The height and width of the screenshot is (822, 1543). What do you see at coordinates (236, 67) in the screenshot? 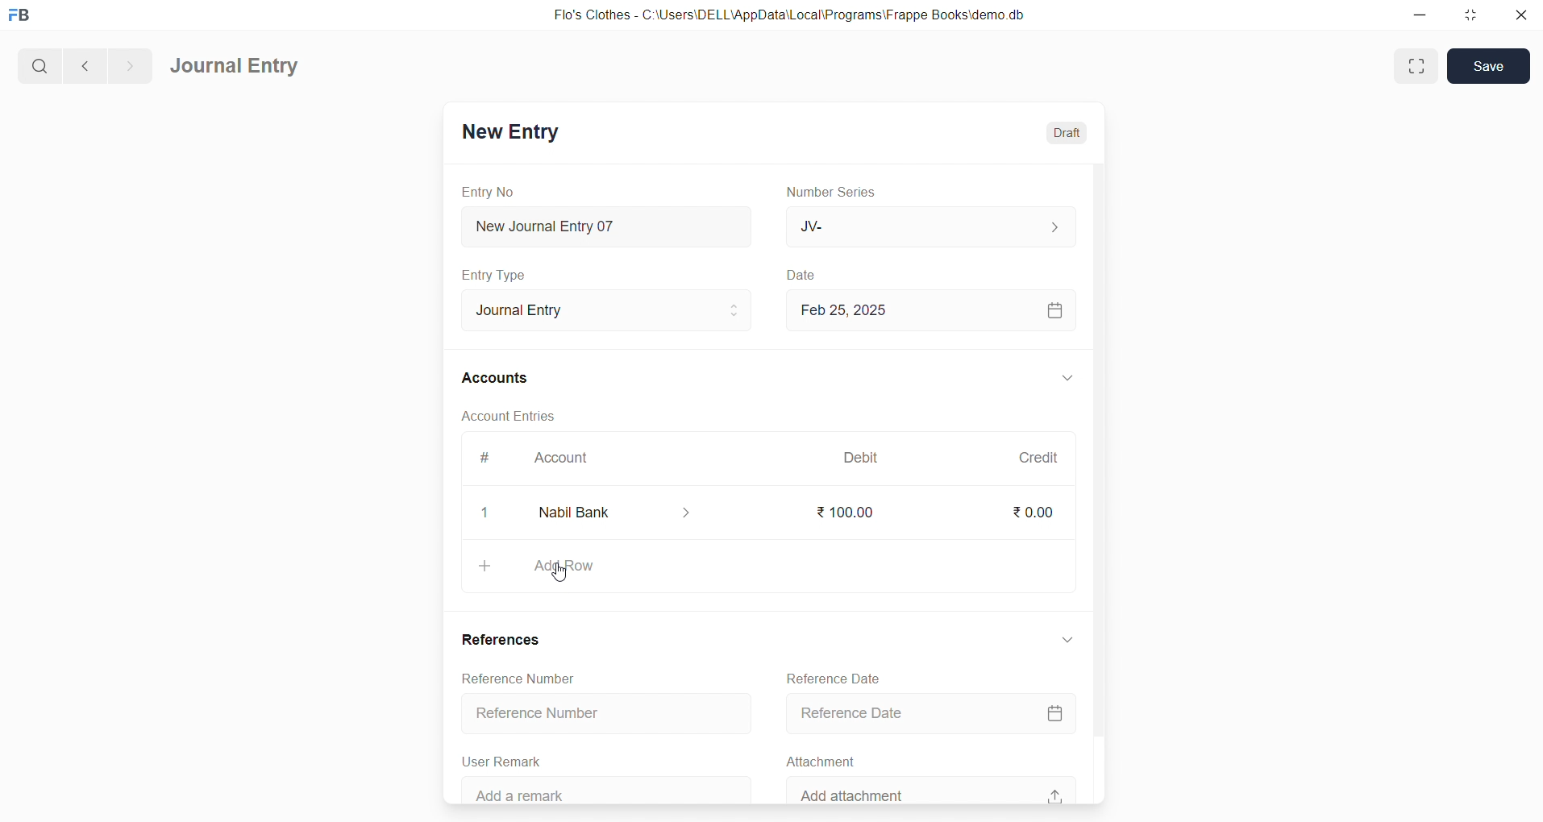
I see `Journal Entry` at bounding box center [236, 67].